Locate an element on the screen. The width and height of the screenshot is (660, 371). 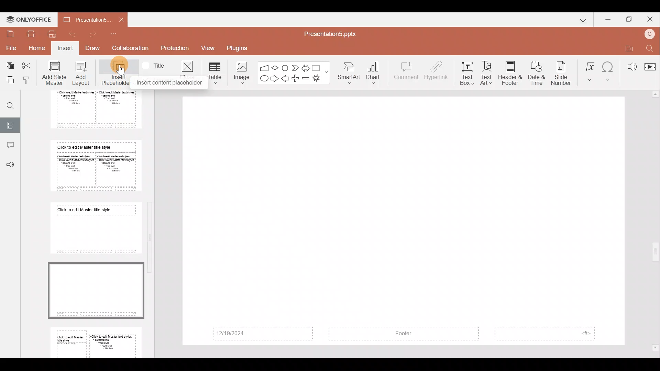
Close is located at coordinates (651, 18).